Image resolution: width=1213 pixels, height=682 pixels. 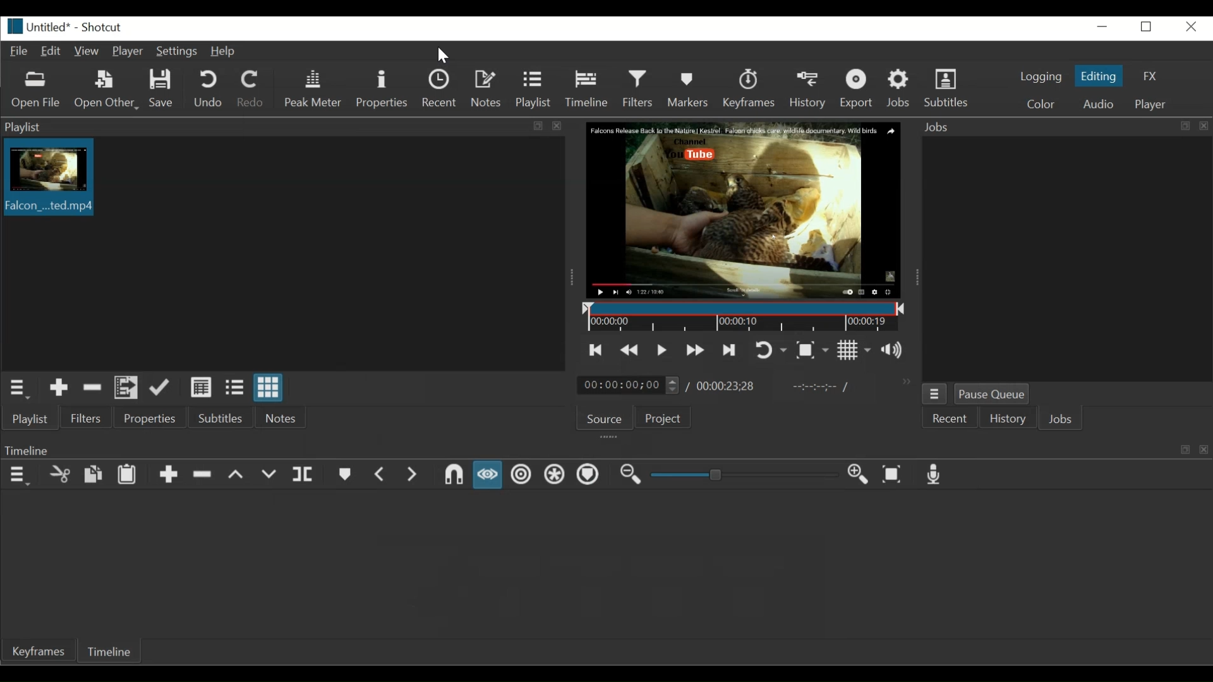 What do you see at coordinates (596, 350) in the screenshot?
I see `Skip to the previous point` at bounding box center [596, 350].